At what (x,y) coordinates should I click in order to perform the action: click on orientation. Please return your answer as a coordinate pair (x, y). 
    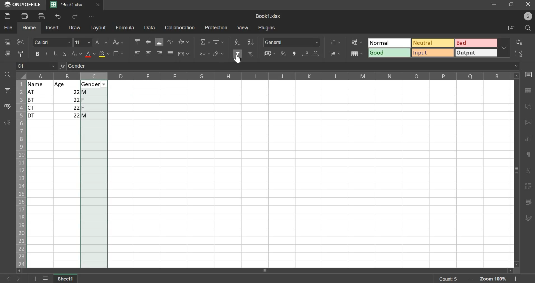
    Looking at the image, I should click on (184, 42).